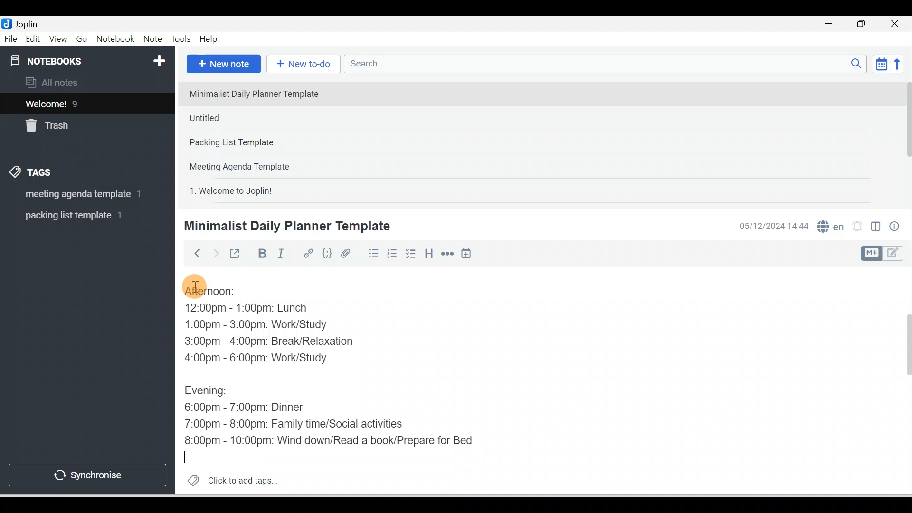  Describe the element at coordinates (29, 23) in the screenshot. I see `Joplin` at that location.